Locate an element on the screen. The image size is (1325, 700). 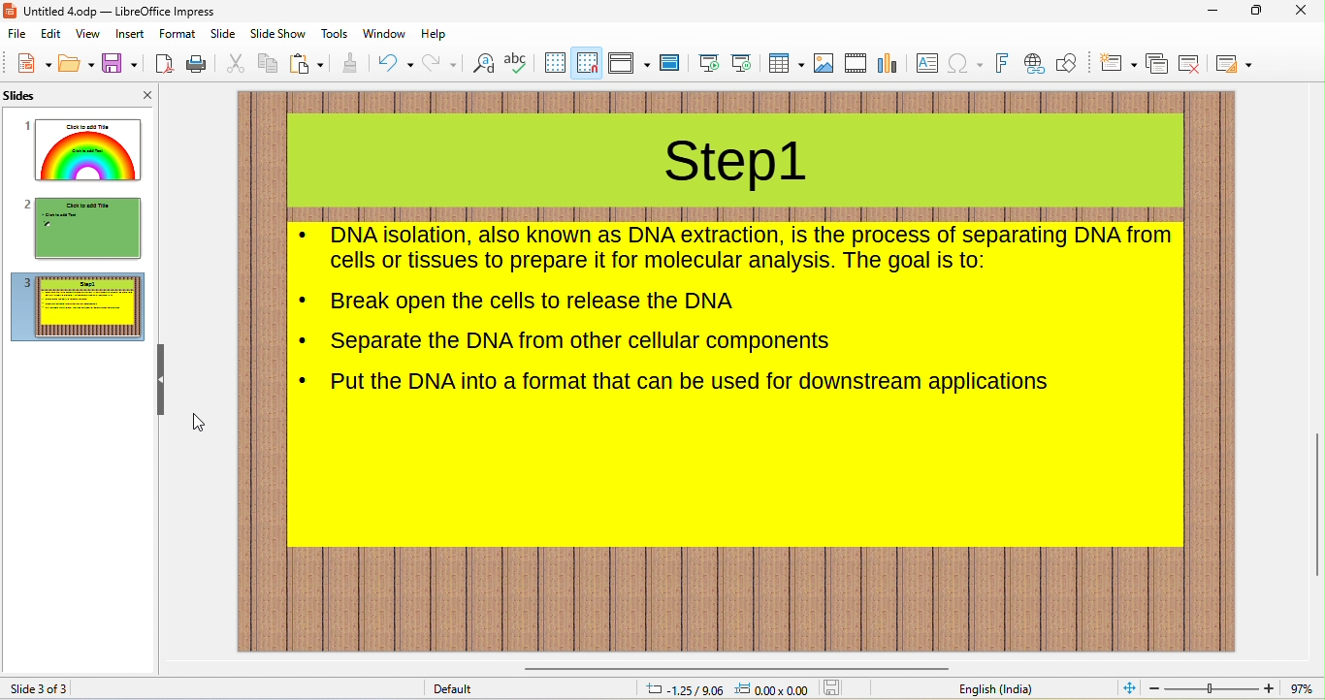
cursor and object position is located at coordinates (725, 689).